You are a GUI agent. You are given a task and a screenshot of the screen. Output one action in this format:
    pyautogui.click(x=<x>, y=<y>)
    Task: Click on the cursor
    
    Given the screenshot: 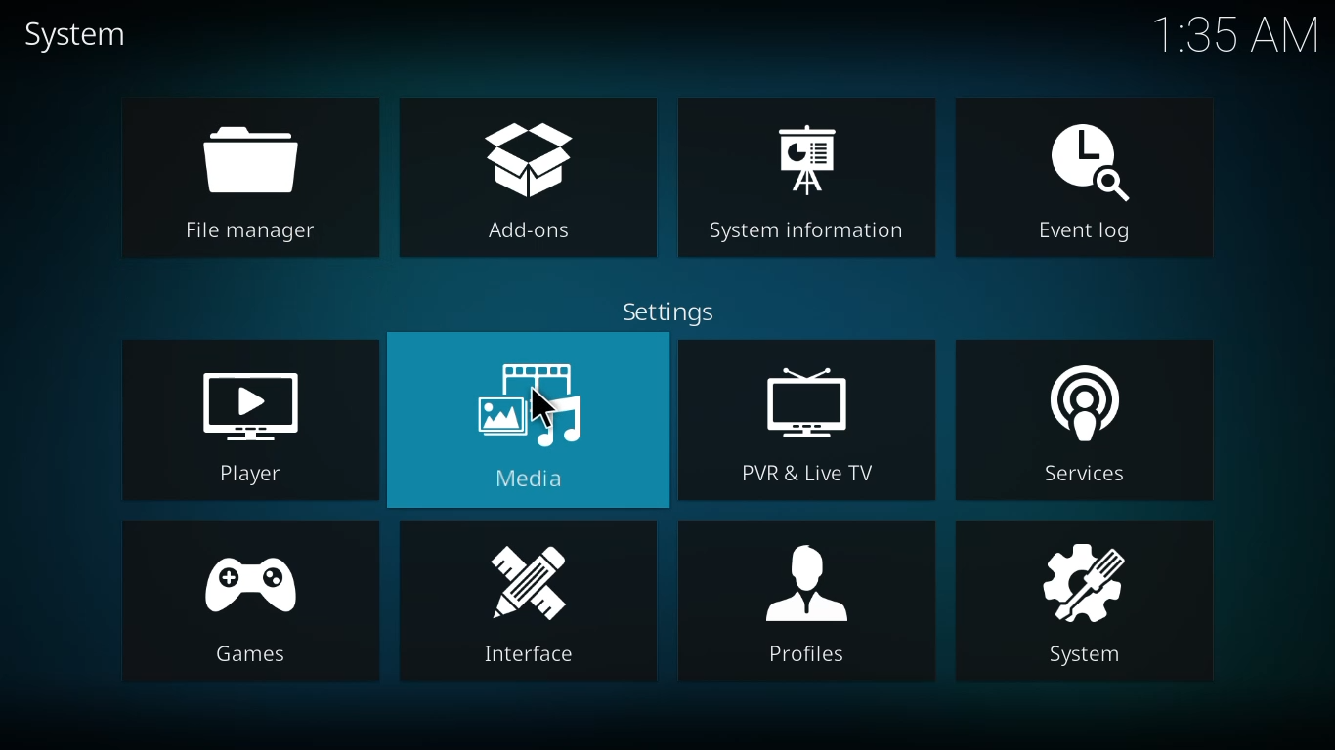 What is the action you would take?
    pyautogui.click(x=542, y=405)
    